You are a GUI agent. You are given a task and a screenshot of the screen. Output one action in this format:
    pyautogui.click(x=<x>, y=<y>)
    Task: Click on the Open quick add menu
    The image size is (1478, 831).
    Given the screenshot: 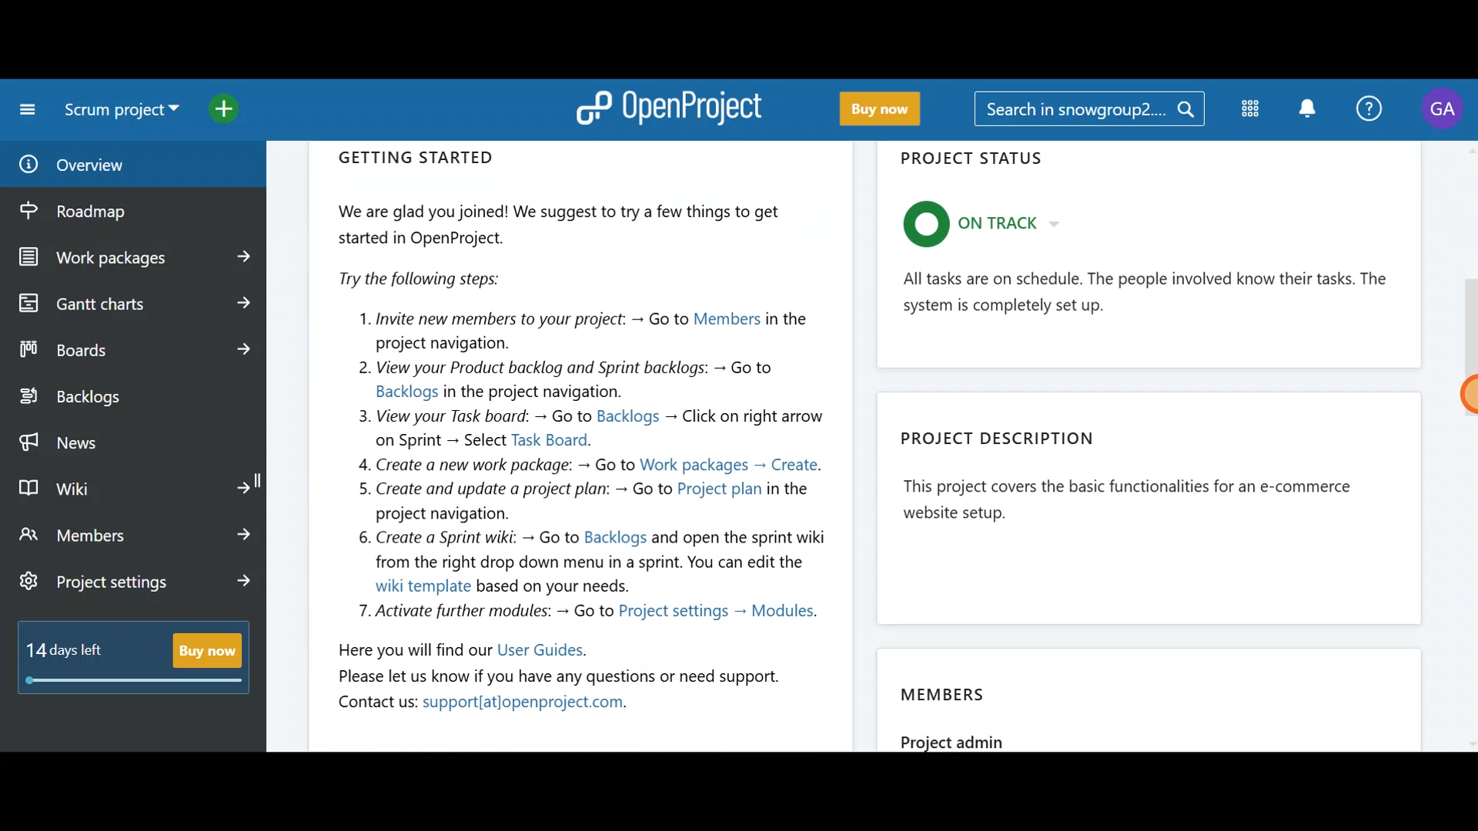 What is the action you would take?
    pyautogui.click(x=239, y=110)
    